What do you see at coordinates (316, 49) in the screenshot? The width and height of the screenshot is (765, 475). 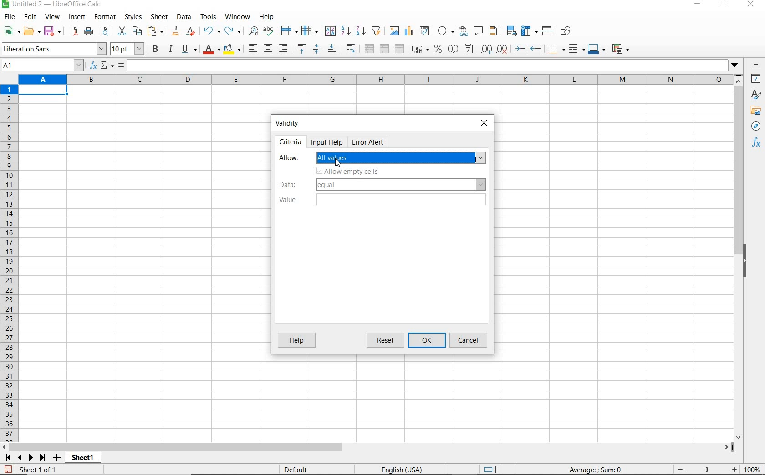 I see `center vertically` at bounding box center [316, 49].